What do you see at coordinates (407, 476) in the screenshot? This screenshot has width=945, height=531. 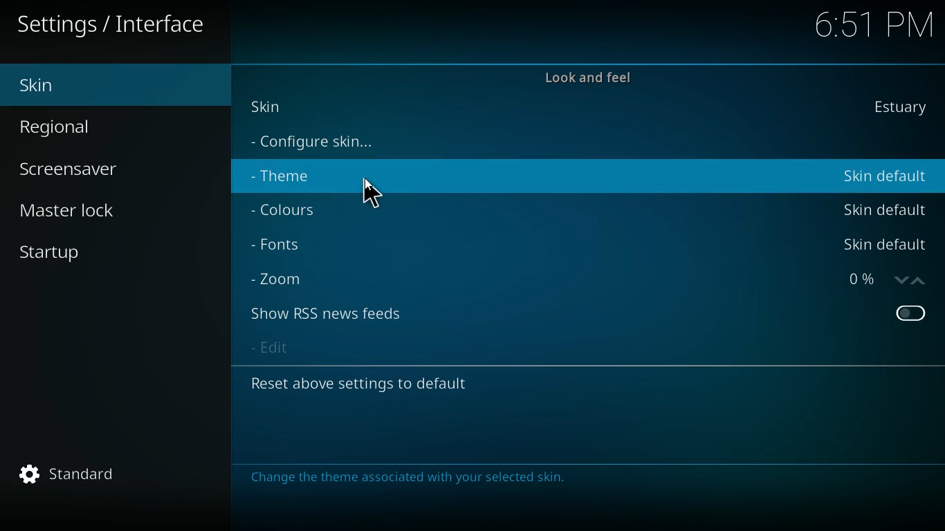 I see `message` at bounding box center [407, 476].